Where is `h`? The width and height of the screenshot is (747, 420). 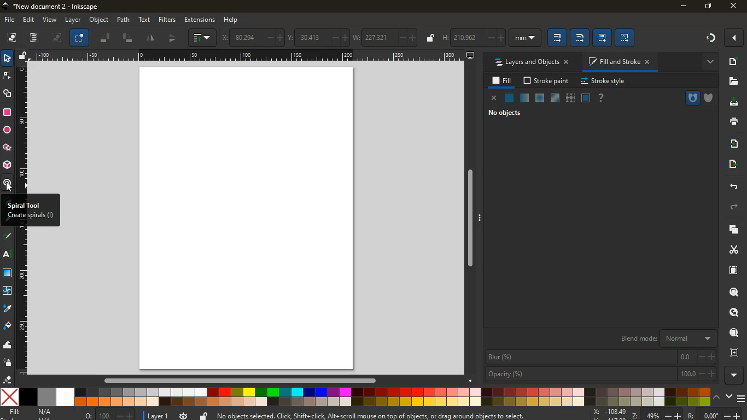 h is located at coordinates (492, 37).